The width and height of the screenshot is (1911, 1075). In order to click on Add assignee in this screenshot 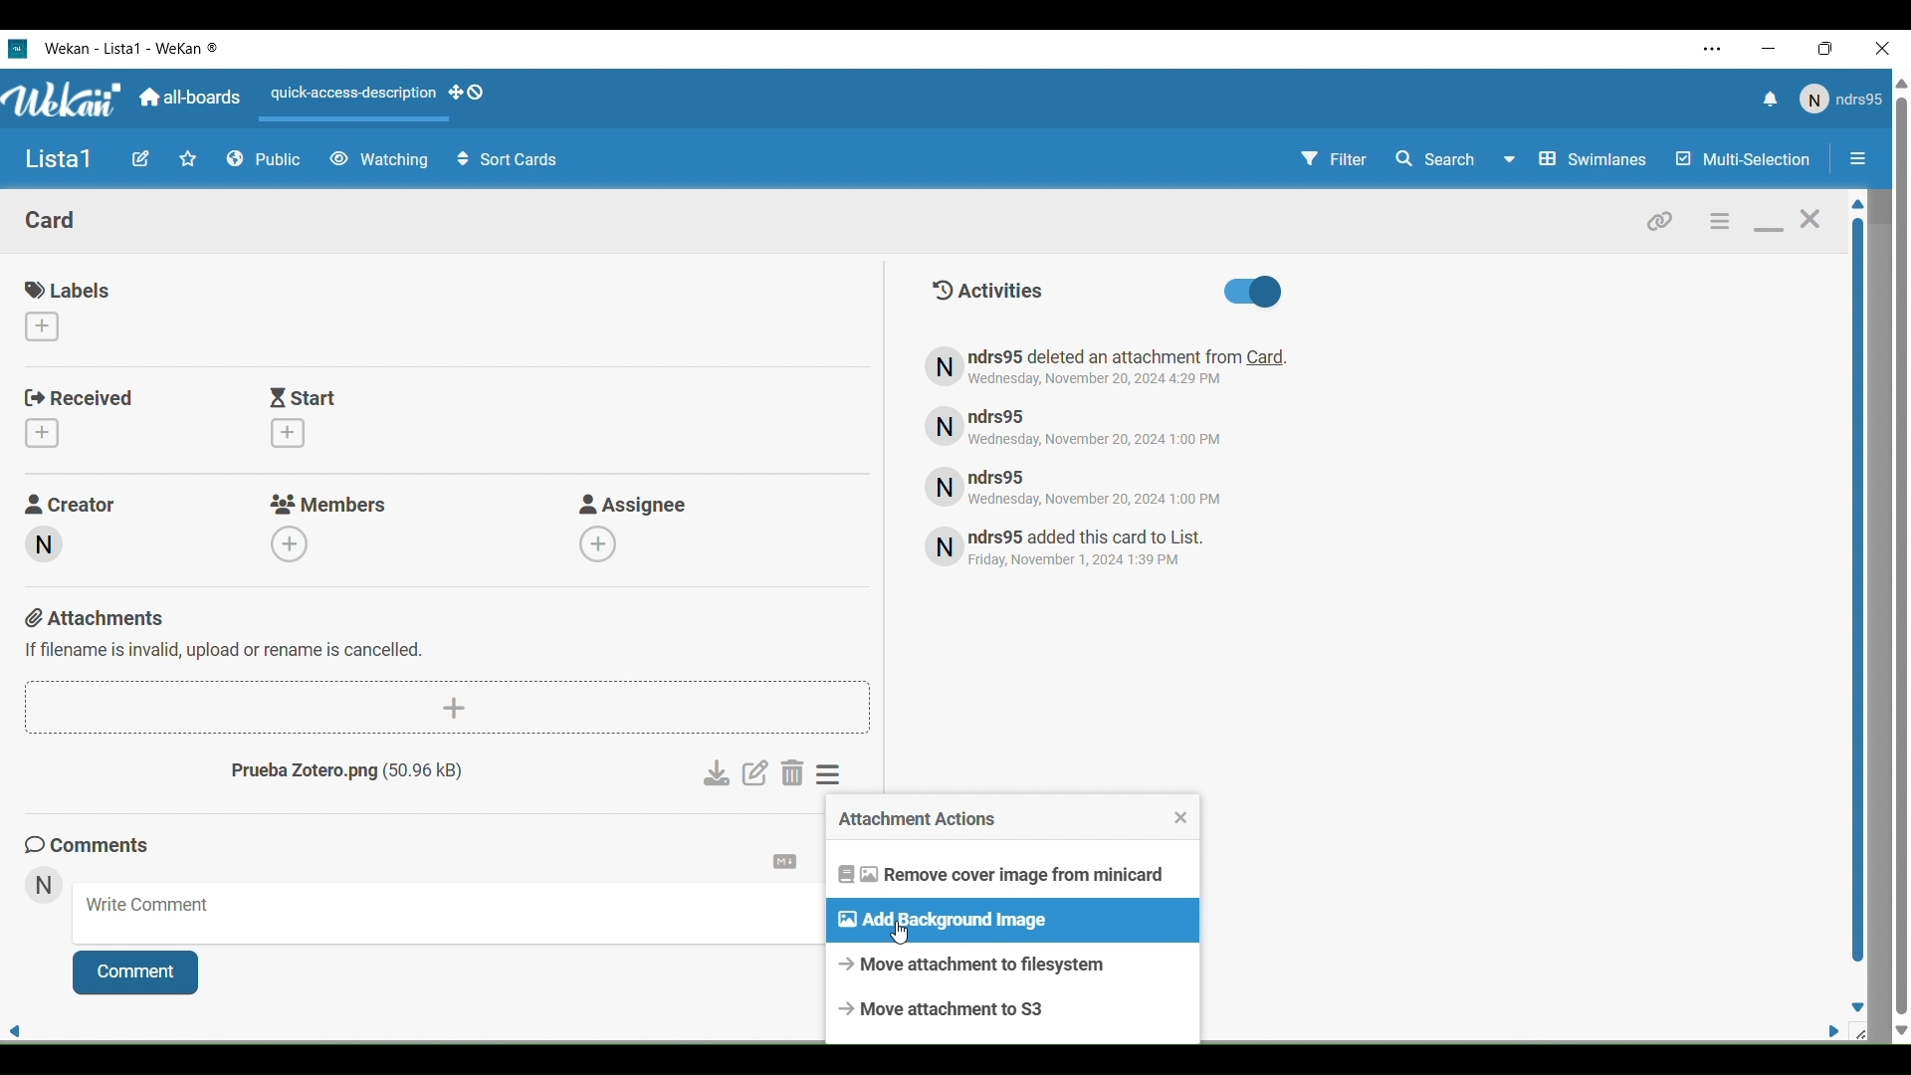, I will do `click(603, 543)`.